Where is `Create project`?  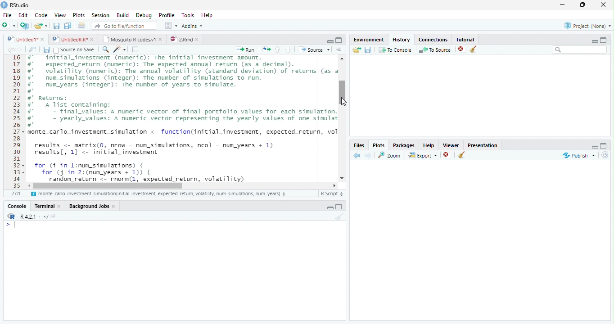
Create project is located at coordinates (24, 26).